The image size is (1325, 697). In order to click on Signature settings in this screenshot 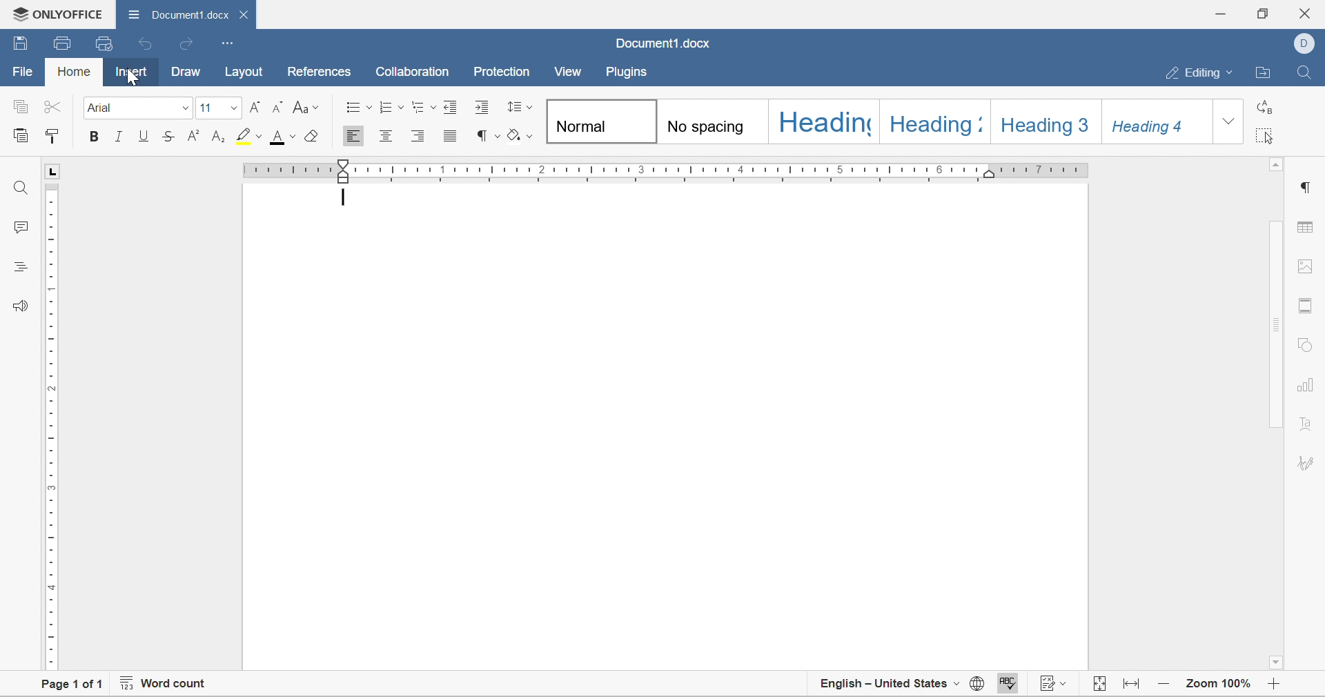, I will do `click(1306, 430)`.